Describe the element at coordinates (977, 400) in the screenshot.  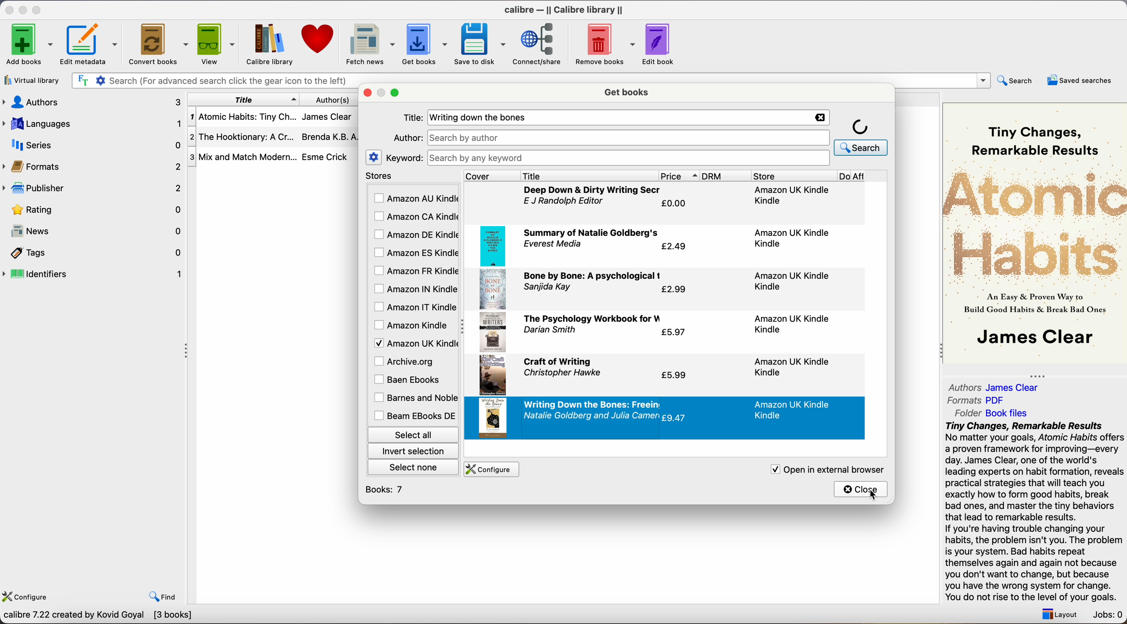
I see `Formats PDF` at that location.